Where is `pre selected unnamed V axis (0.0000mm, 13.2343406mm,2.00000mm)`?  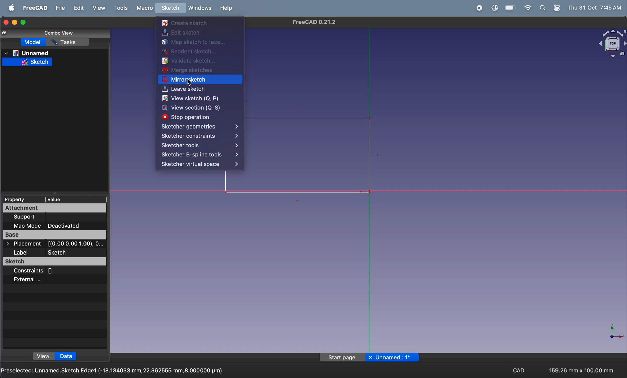
pre selected unnamed V axis (0.0000mm, 13.2343406mm,2.00000mm) is located at coordinates (114, 370).